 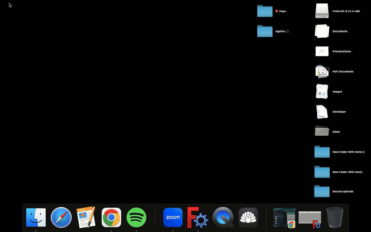 What do you see at coordinates (336, 218) in the screenshot?
I see `Trash` at bounding box center [336, 218].